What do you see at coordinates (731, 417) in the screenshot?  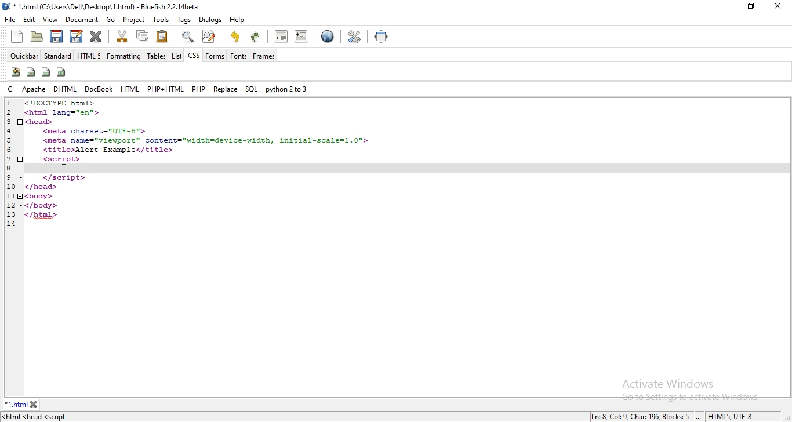 I see `HTMLS, UTF-8` at bounding box center [731, 417].